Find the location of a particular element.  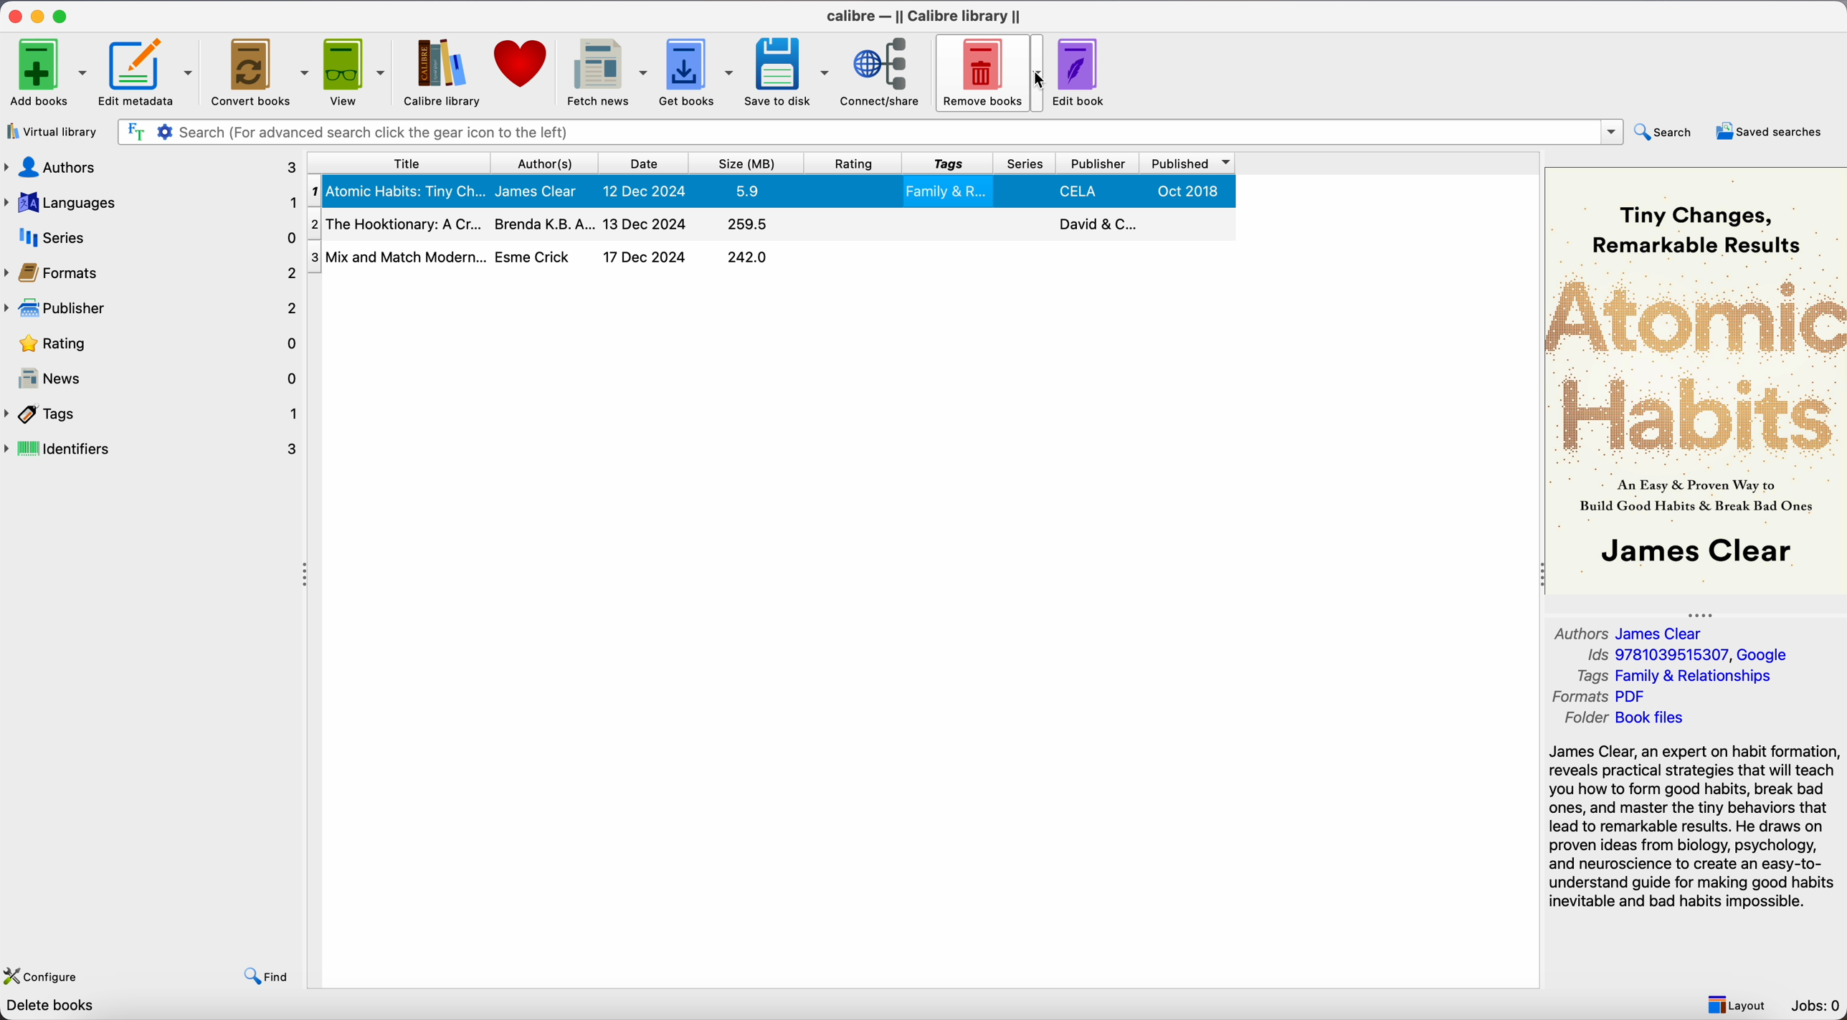

rating is located at coordinates (854, 163).